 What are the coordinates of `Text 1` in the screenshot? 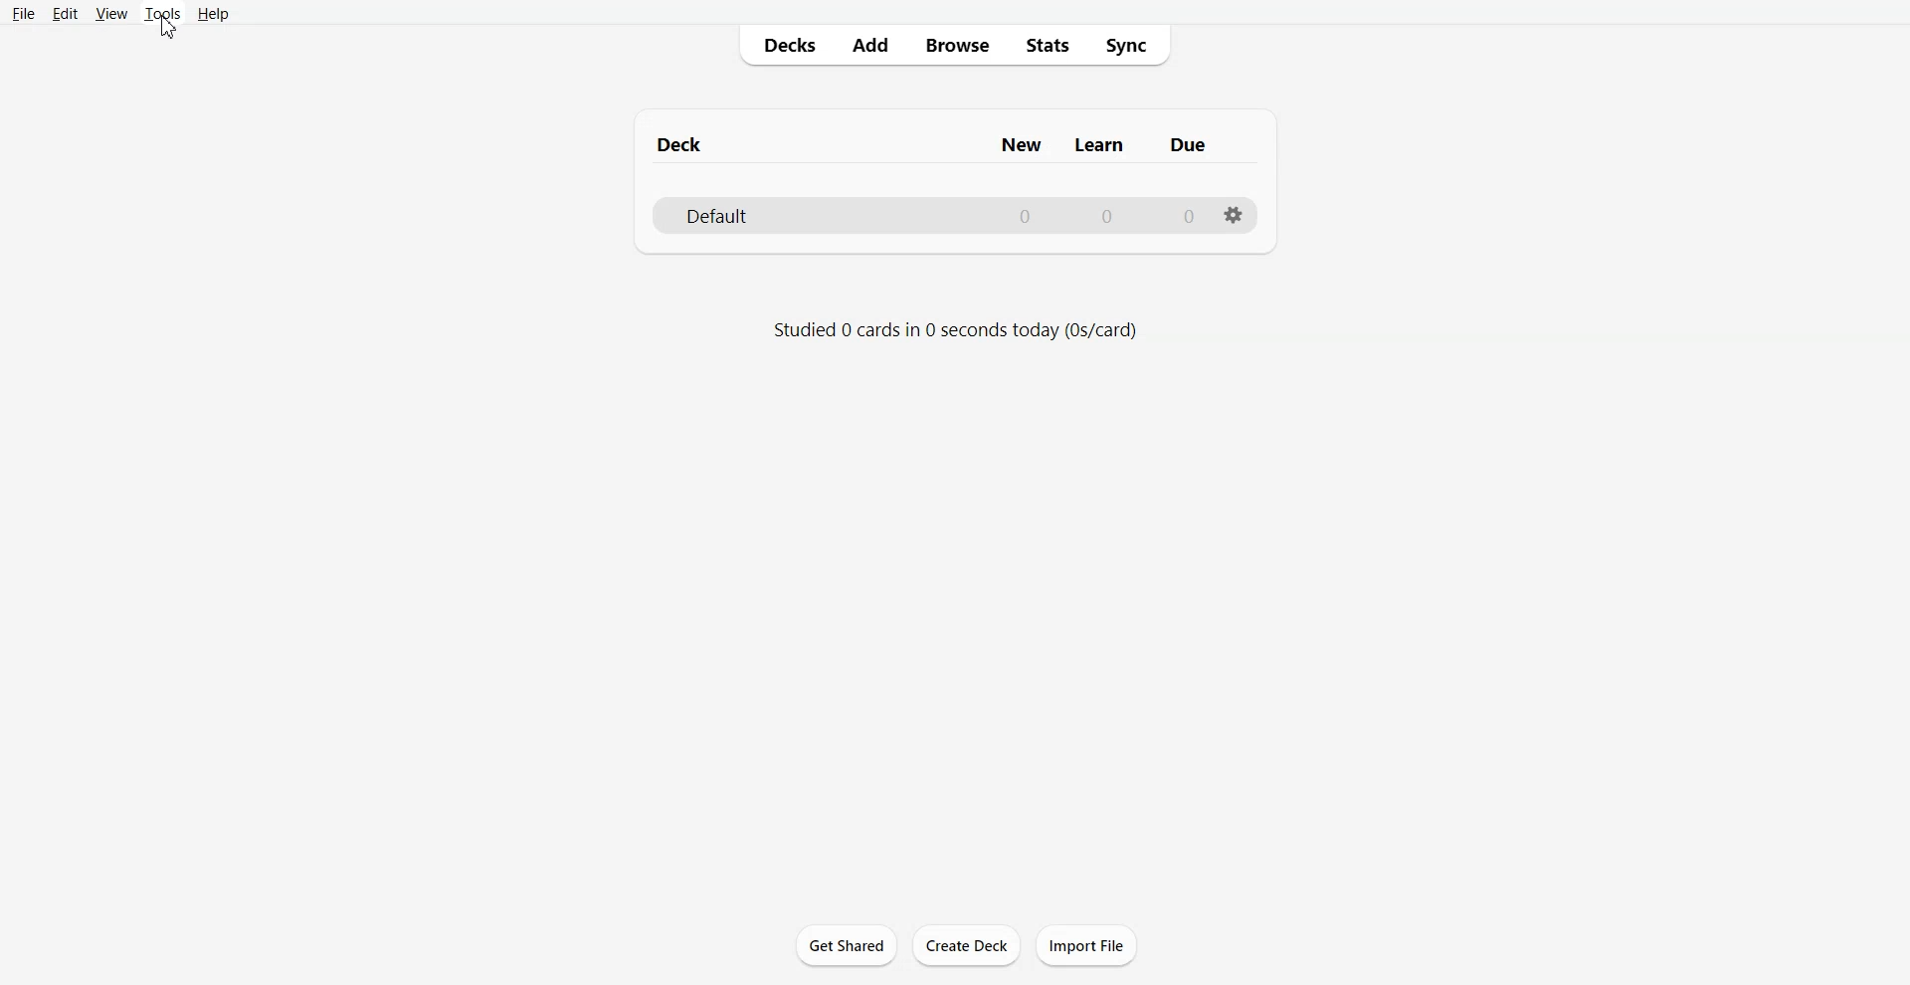 It's located at (938, 140).